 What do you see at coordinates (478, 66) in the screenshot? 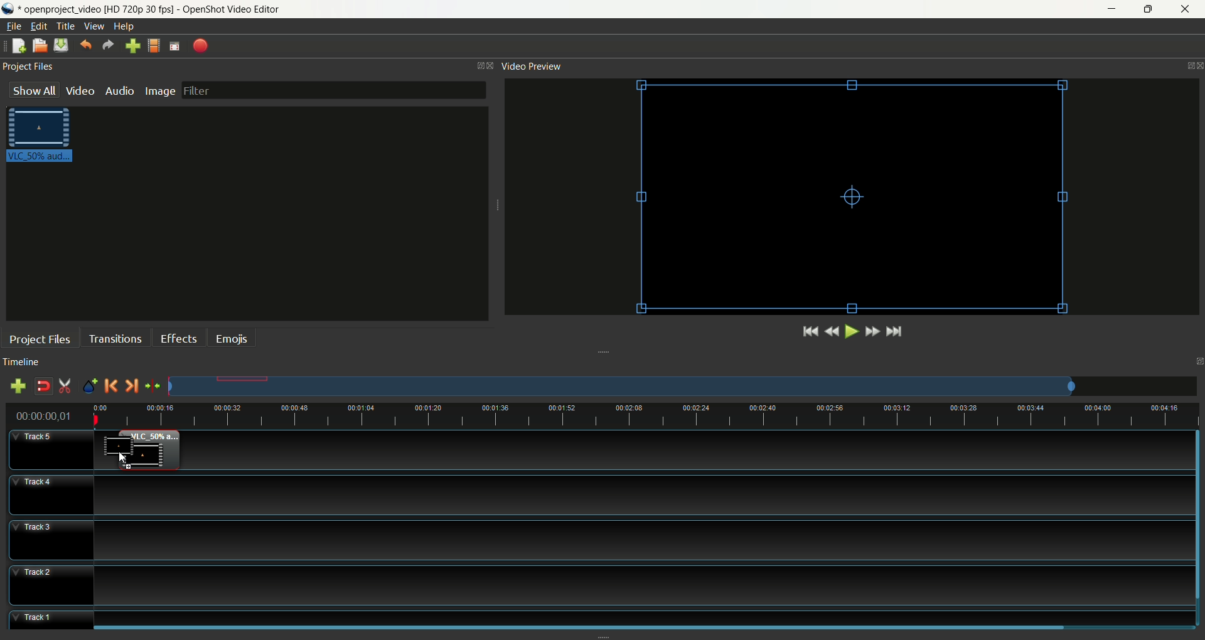
I see `maximize window` at bounding box center [478, 66].